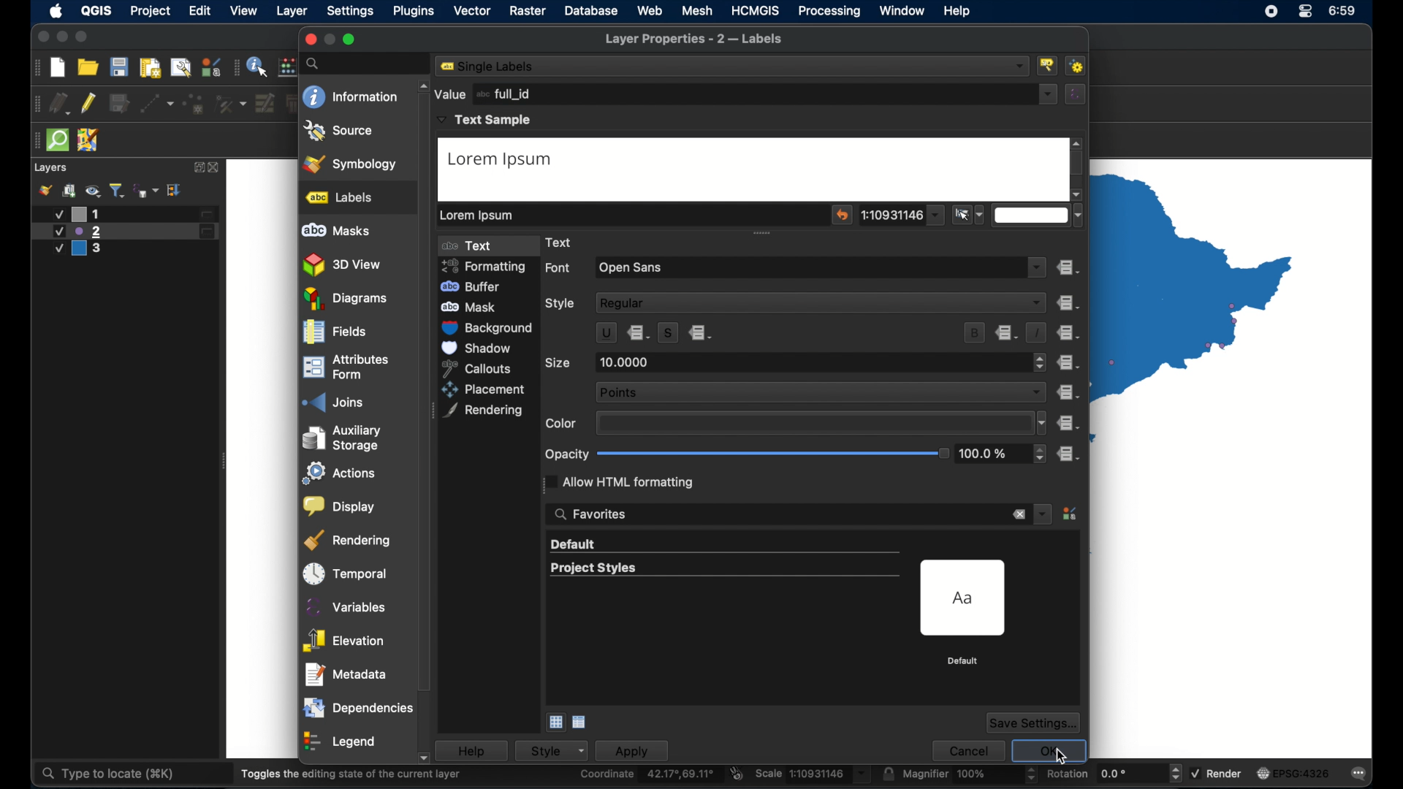  What do you see at coordinates (88, 66) in the screenshot?
I see `open` at bounding box center [88, 66].